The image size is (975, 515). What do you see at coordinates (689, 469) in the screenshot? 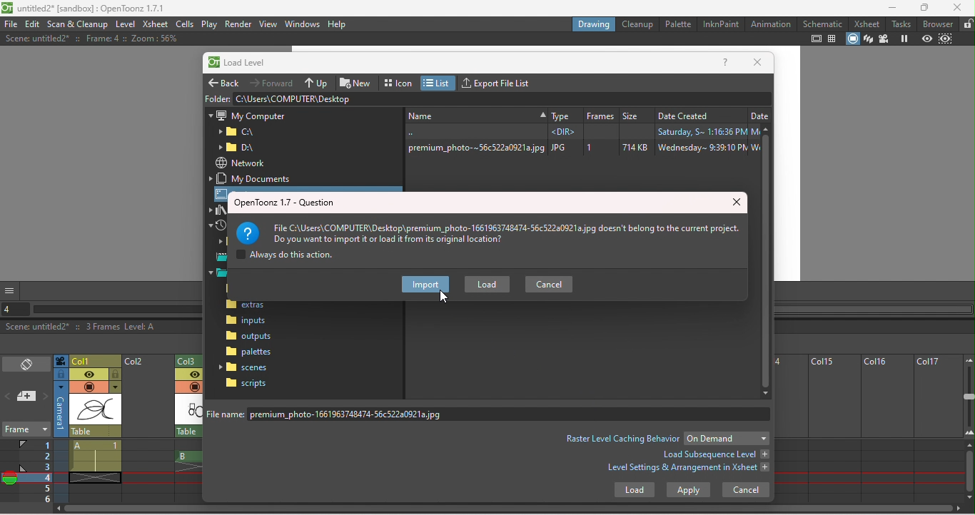
I see `Level settings & Arrangement in Xsheet` at bounding box center [689, 469].